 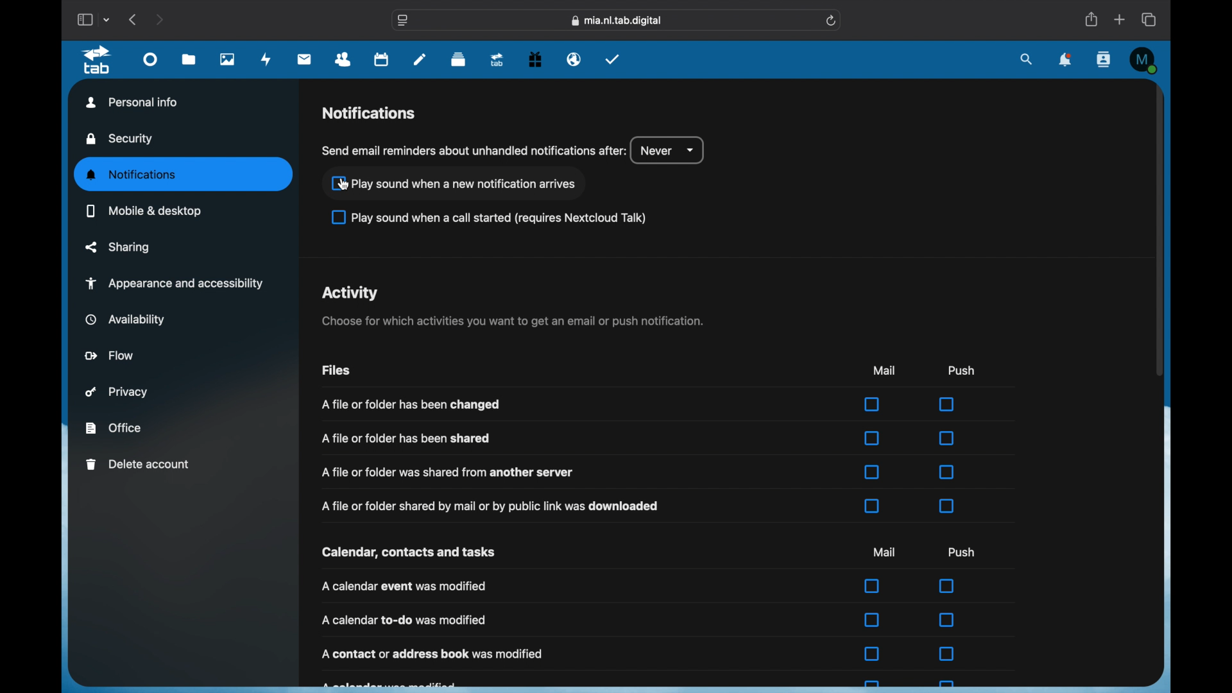 I want to click on info, so click(x=450, y=472).